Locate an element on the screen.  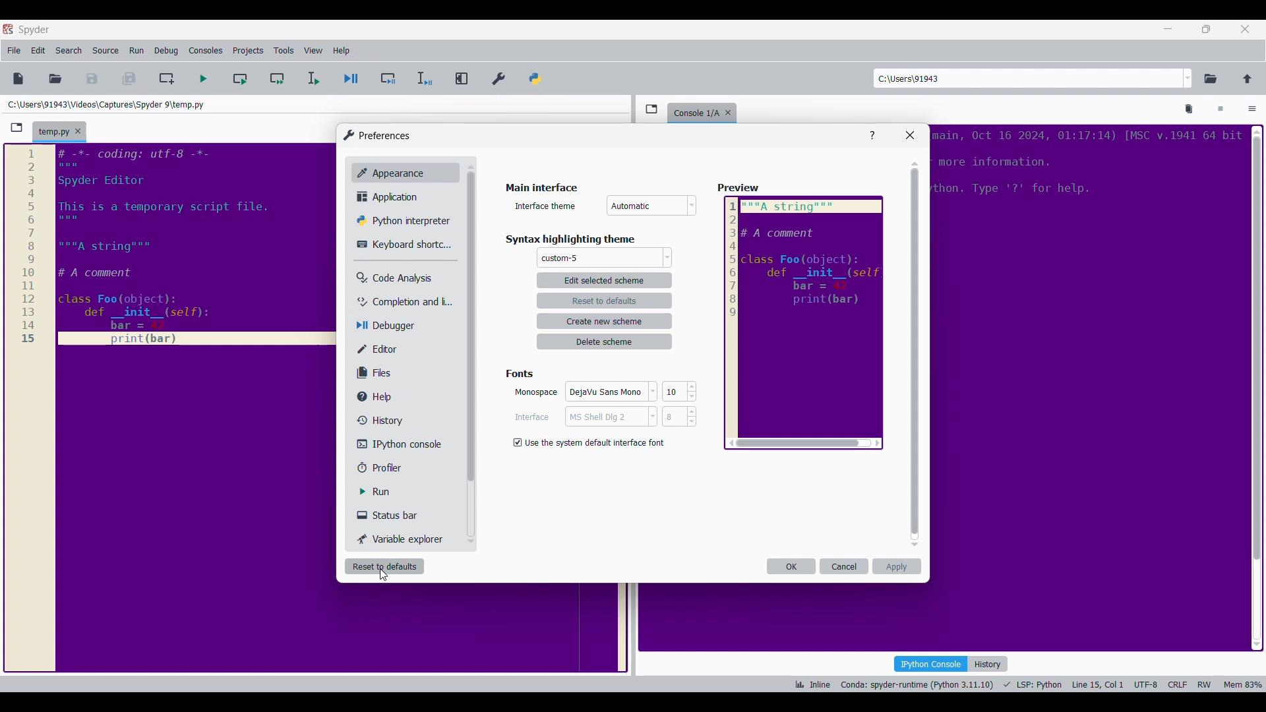
Delete scheme is located at coordinates (605, 342).